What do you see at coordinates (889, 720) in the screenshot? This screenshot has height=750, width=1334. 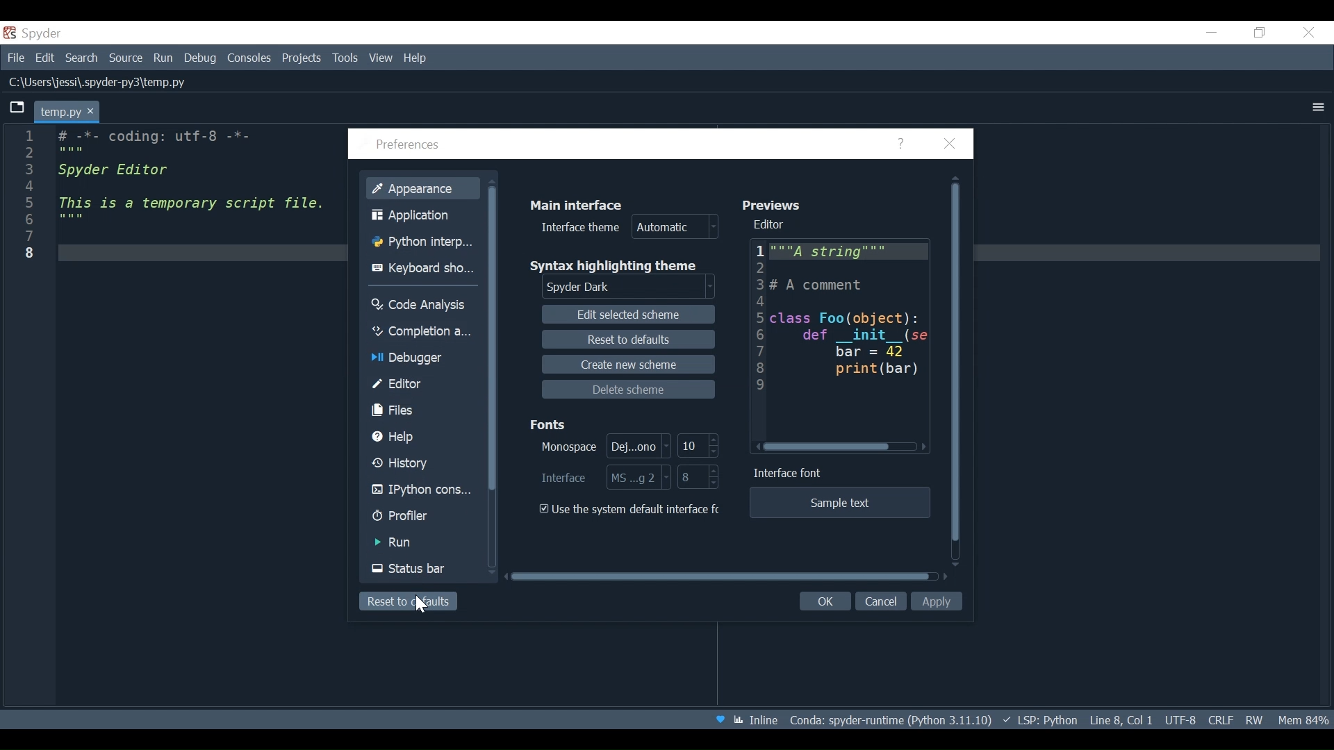 I see `Conda Environment Indicator` at bounding box center [889, 720].